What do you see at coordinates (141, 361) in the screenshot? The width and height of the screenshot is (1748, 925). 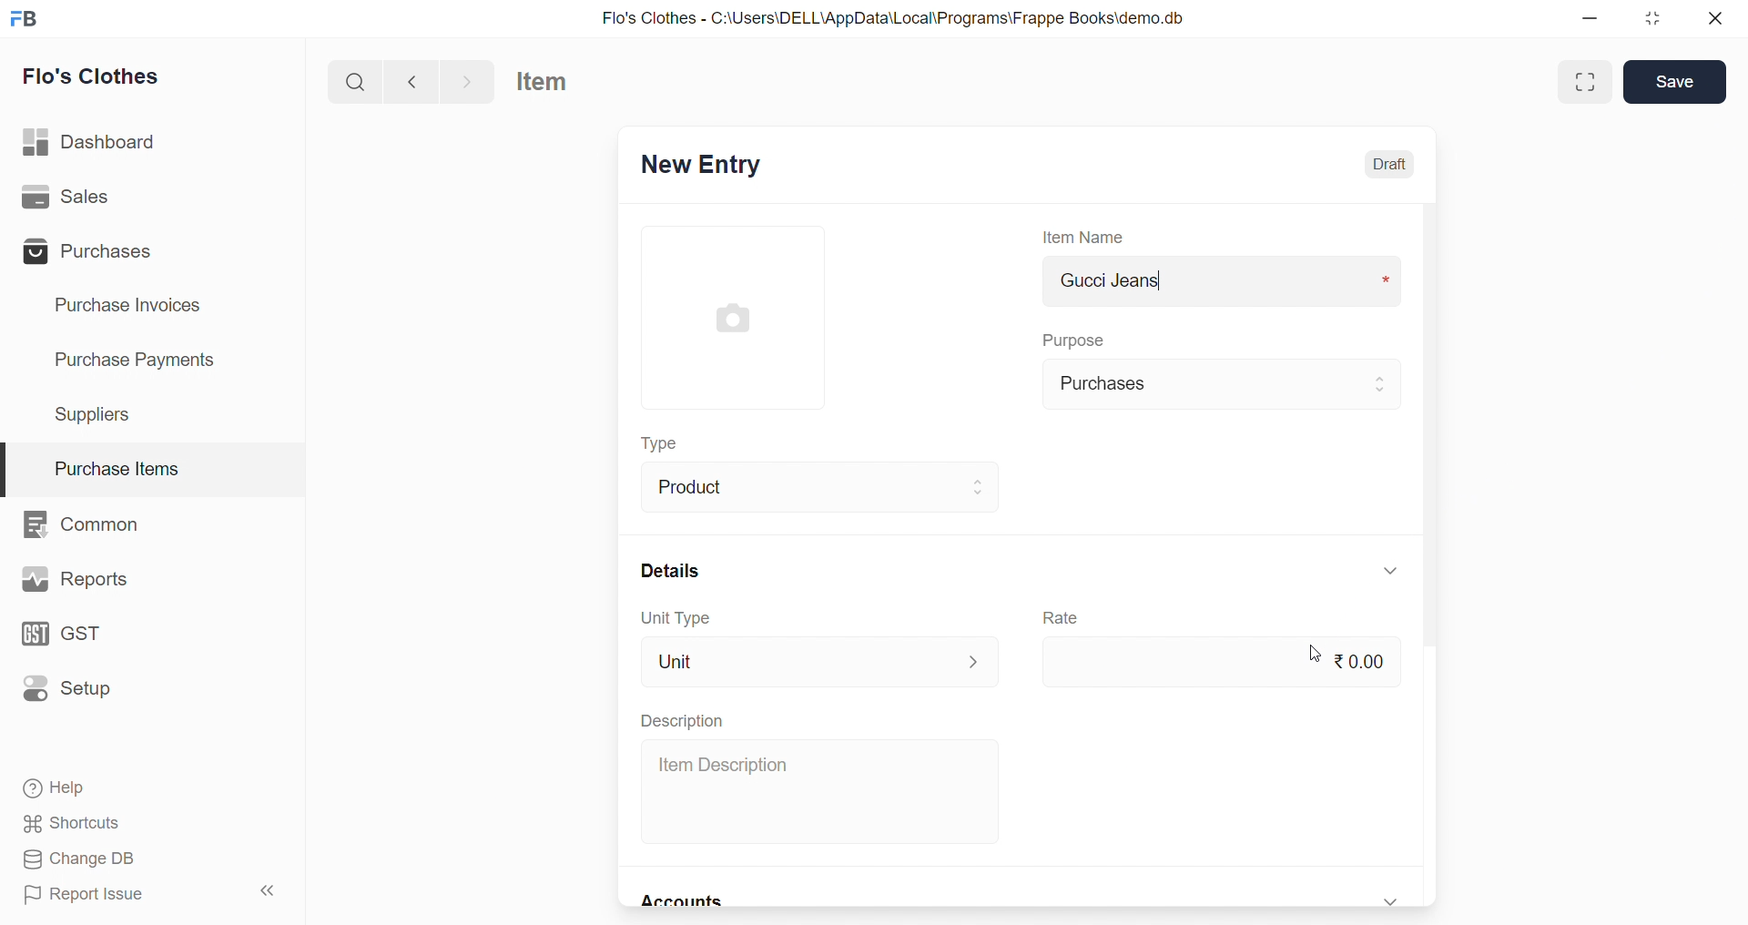 I see `Purchase Payments` at bounding box center [141, 361].